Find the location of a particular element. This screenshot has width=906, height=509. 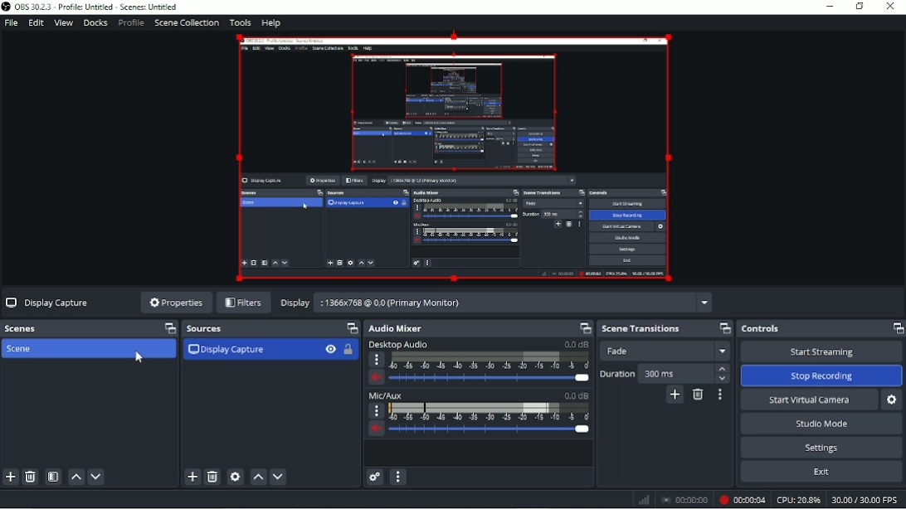

Slider is located at coordinates (492, 431).